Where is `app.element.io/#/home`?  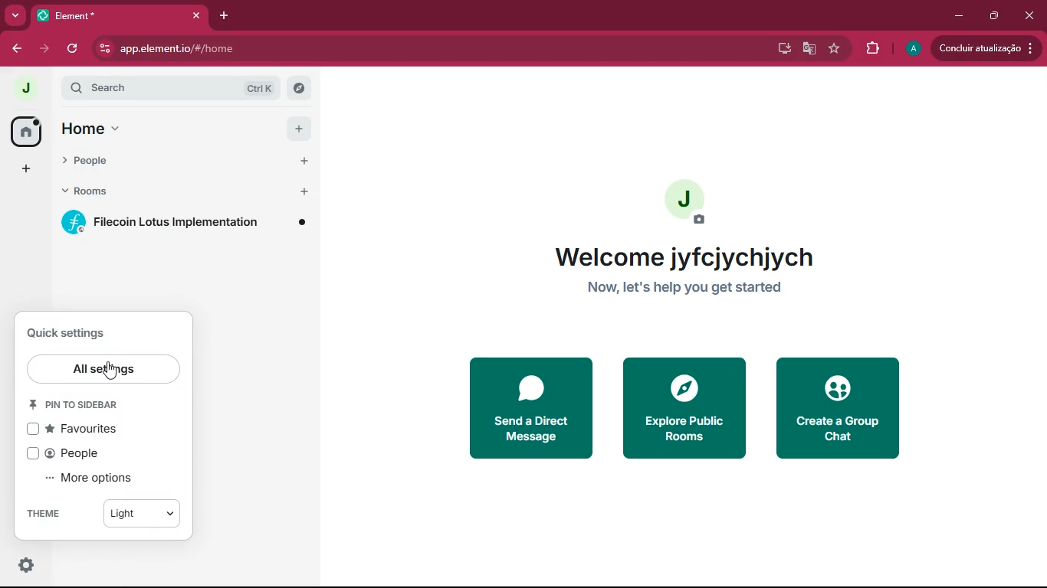 app.element.io/#/home is located at coordinates (299, 49).